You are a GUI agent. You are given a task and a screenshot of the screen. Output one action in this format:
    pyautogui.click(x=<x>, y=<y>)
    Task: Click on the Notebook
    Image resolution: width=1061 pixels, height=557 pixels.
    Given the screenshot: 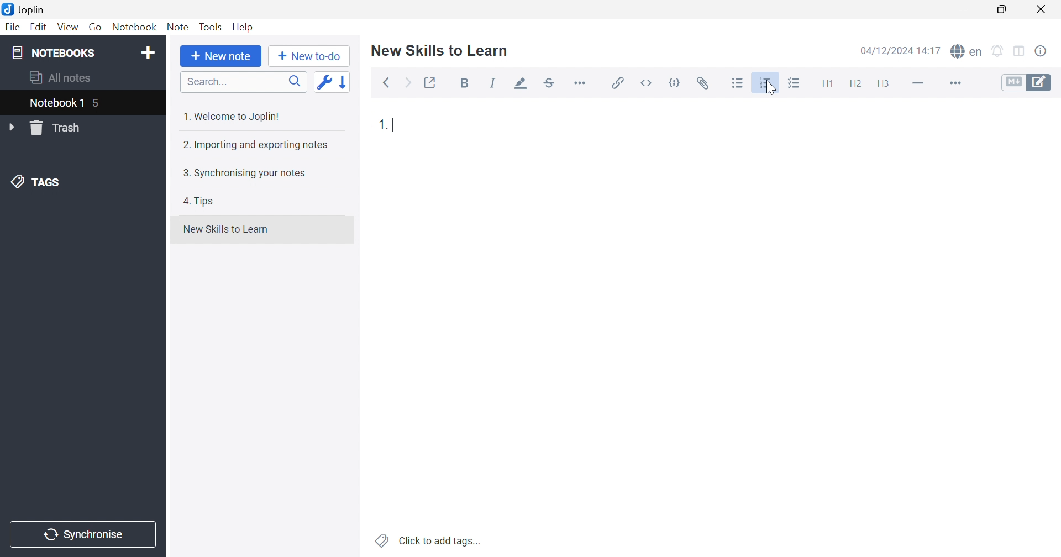 What is the action you would take?
    pyautogui.click(x=133, y=27)
    